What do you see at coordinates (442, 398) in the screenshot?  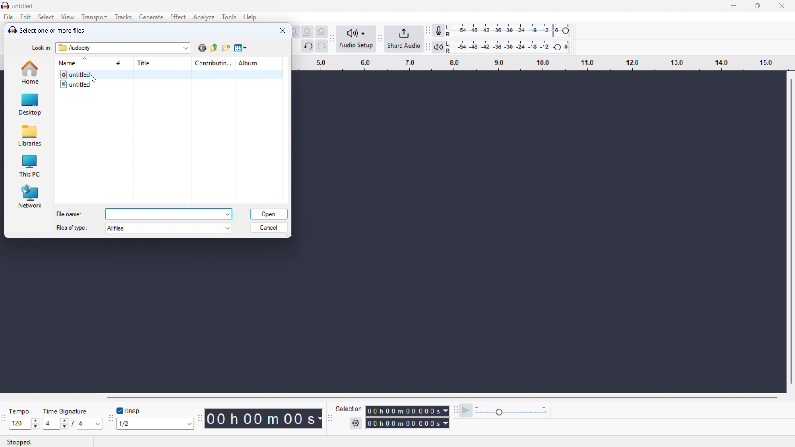 I see `Horizontal scroll bar` at bounding box center [442, 398].